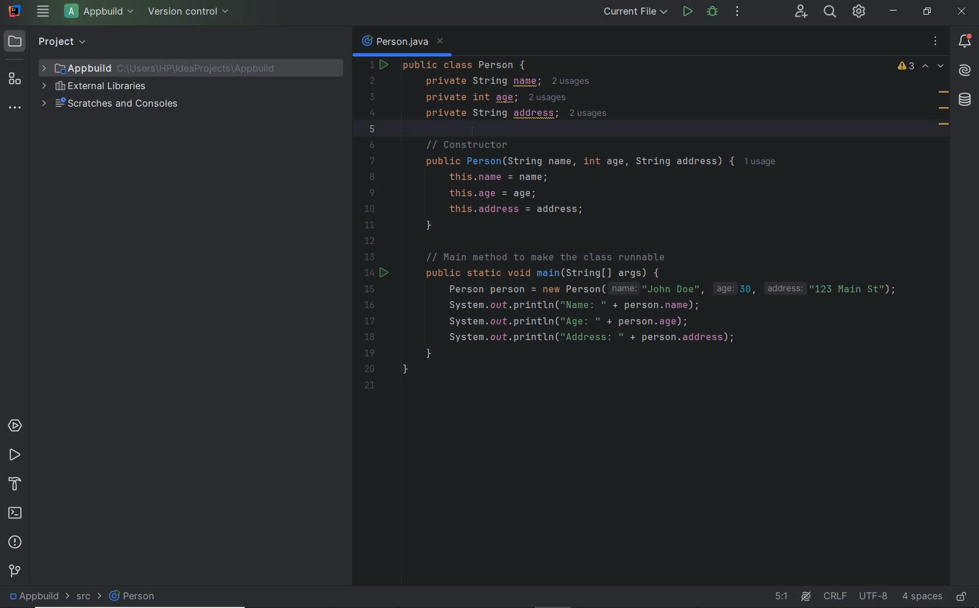  What do you see at coordinates (935, 41) in the screenshot?
I see `recent files, tab actions` at bounding box center [935, 41].